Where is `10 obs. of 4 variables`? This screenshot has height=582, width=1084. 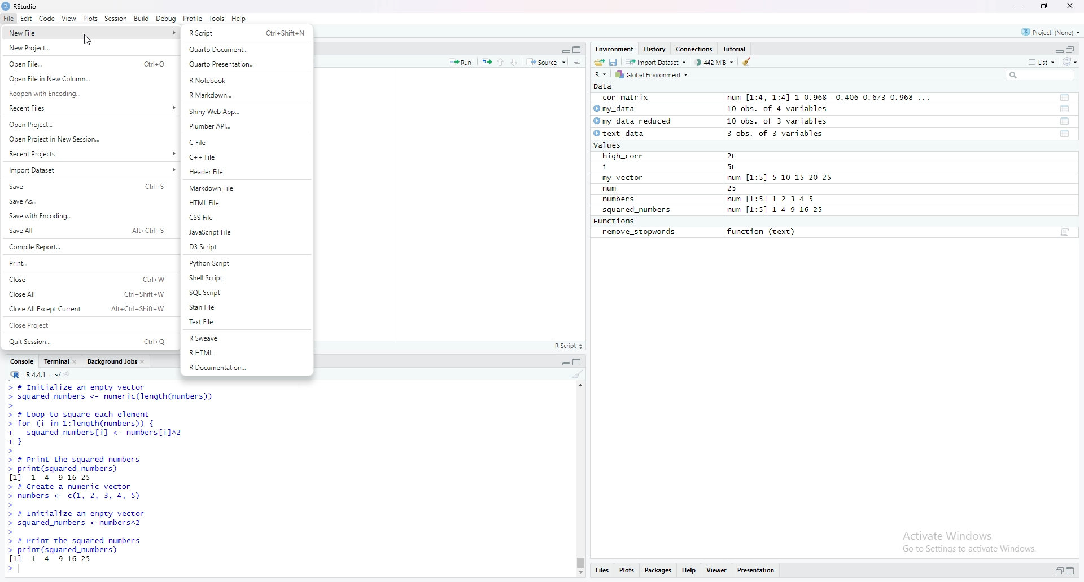
10 obs. of 4 variables is located at coordinates (787, 108).